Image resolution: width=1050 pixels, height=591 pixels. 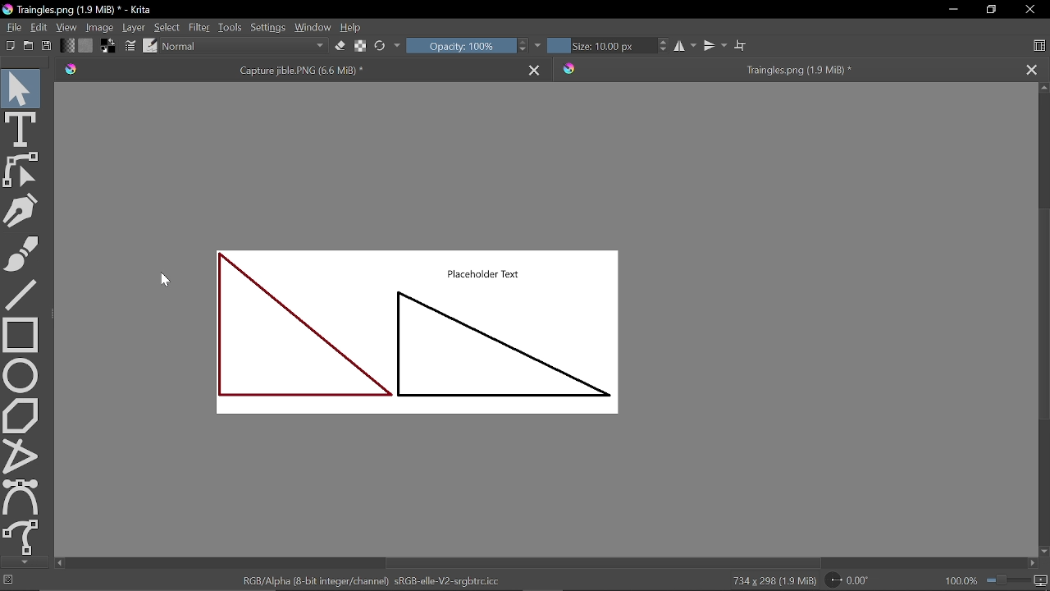 What do you see at coordinates (536, 70) in the screenshot?
I see `Close tab` at bounding box center [536, 70].